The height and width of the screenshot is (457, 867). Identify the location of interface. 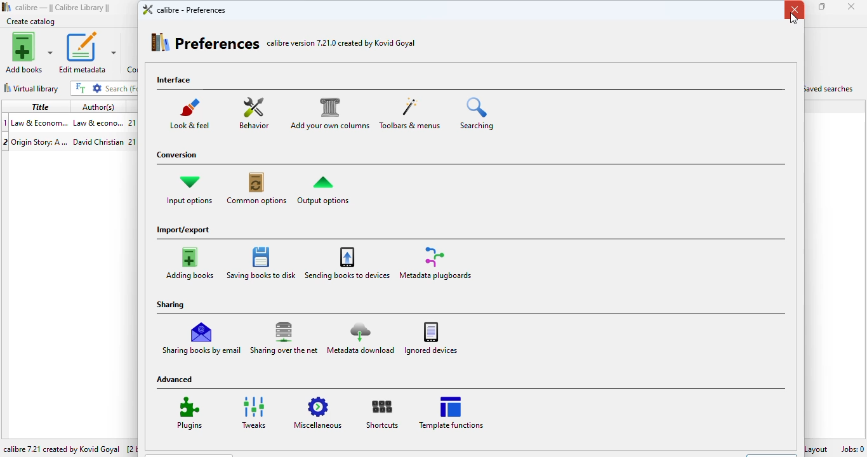
(175, 81).